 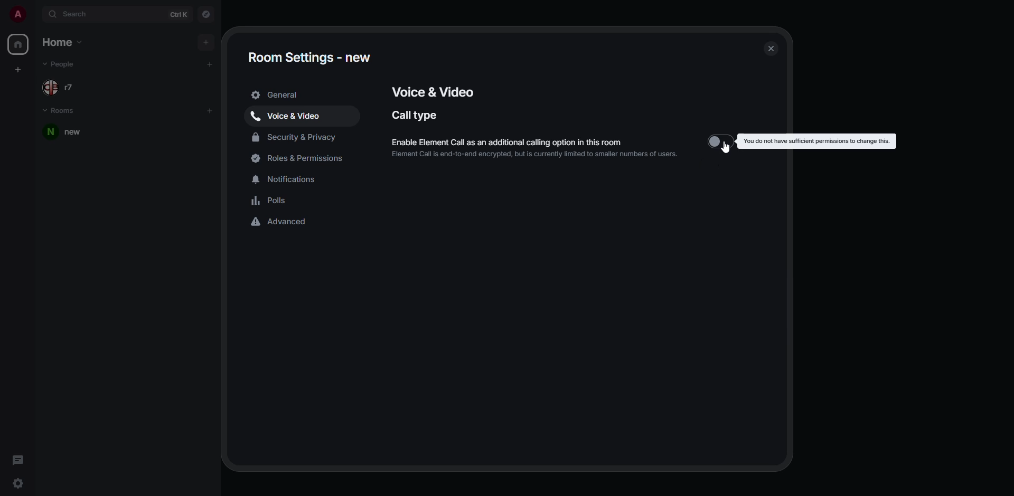 What do you see at coordinates (288, 115) in the screenshot?
I see `voice & video` at bounding box center [288, 115].